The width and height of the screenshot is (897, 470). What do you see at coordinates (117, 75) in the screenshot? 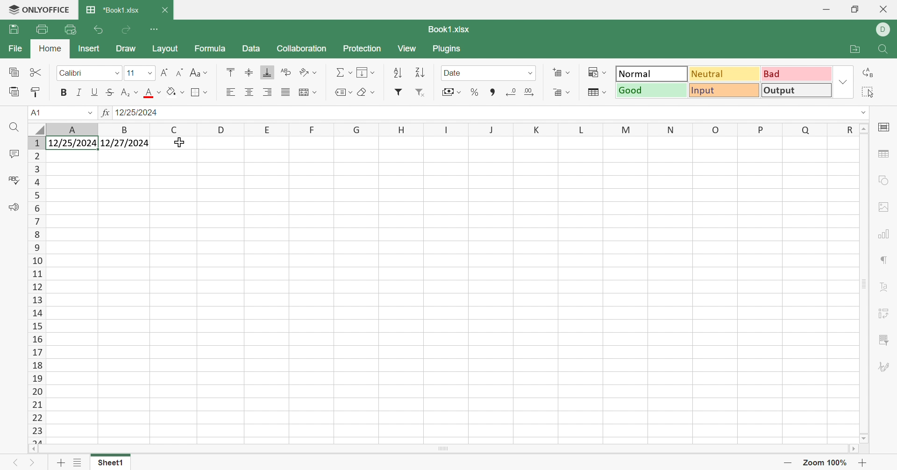
I see `Drop Down` at bounding box center [117, 75].